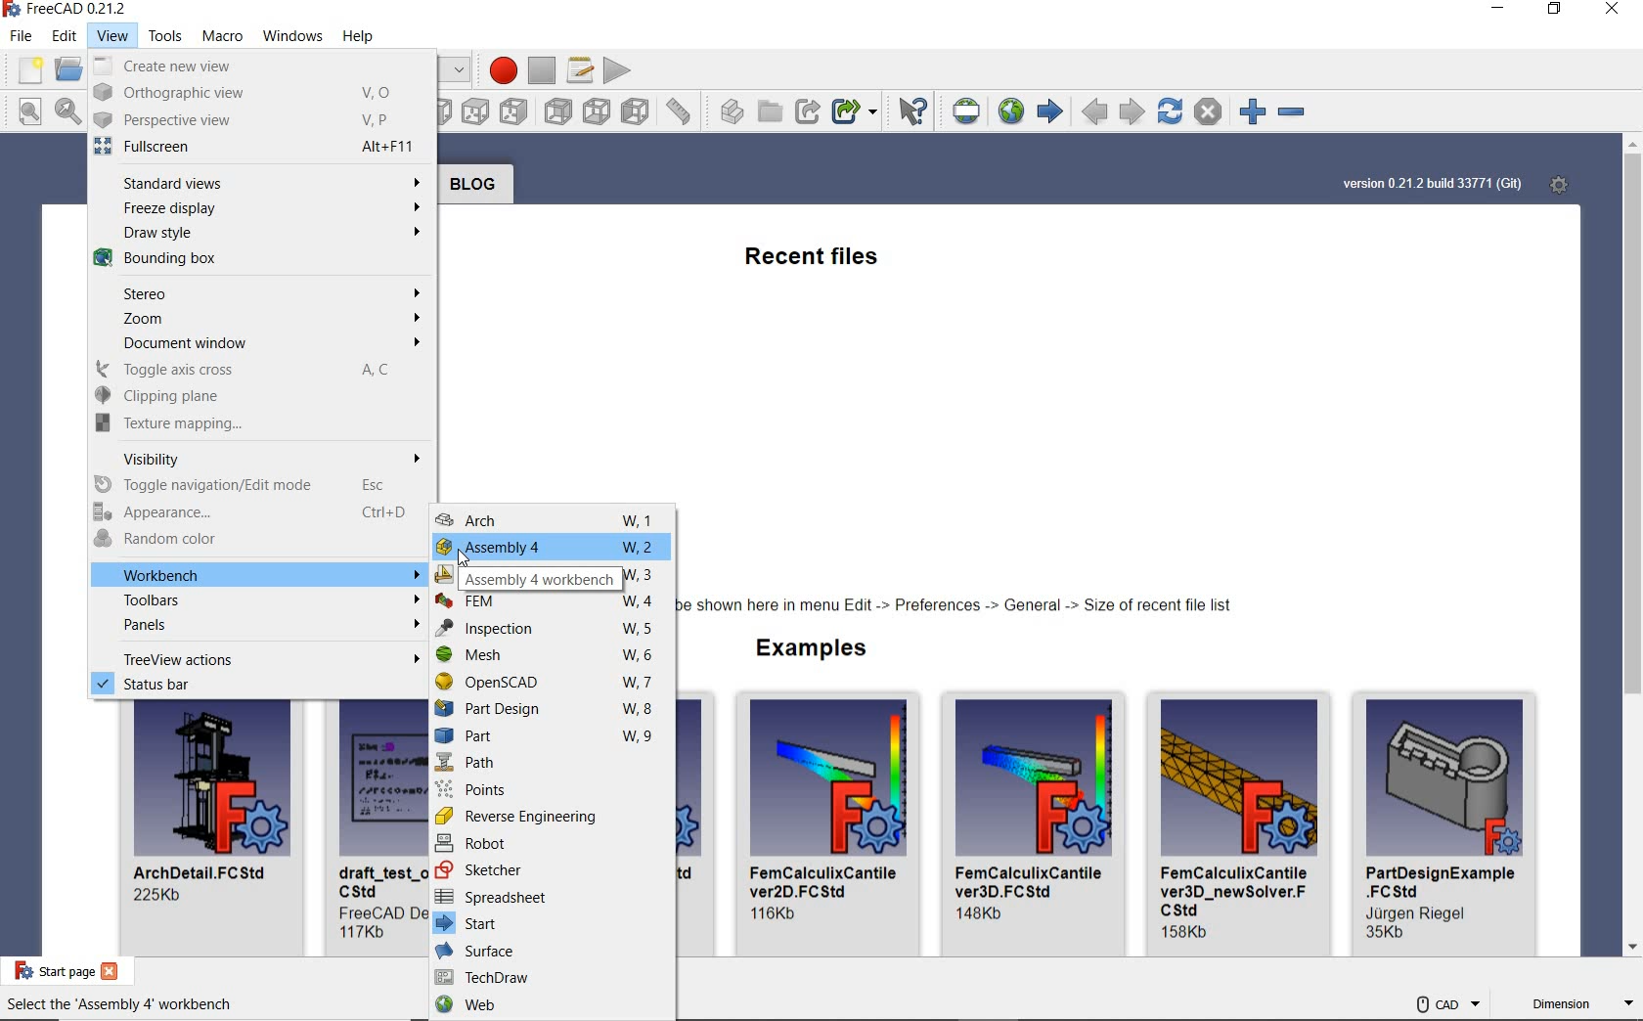  I want to click on close, so click(113, 973).